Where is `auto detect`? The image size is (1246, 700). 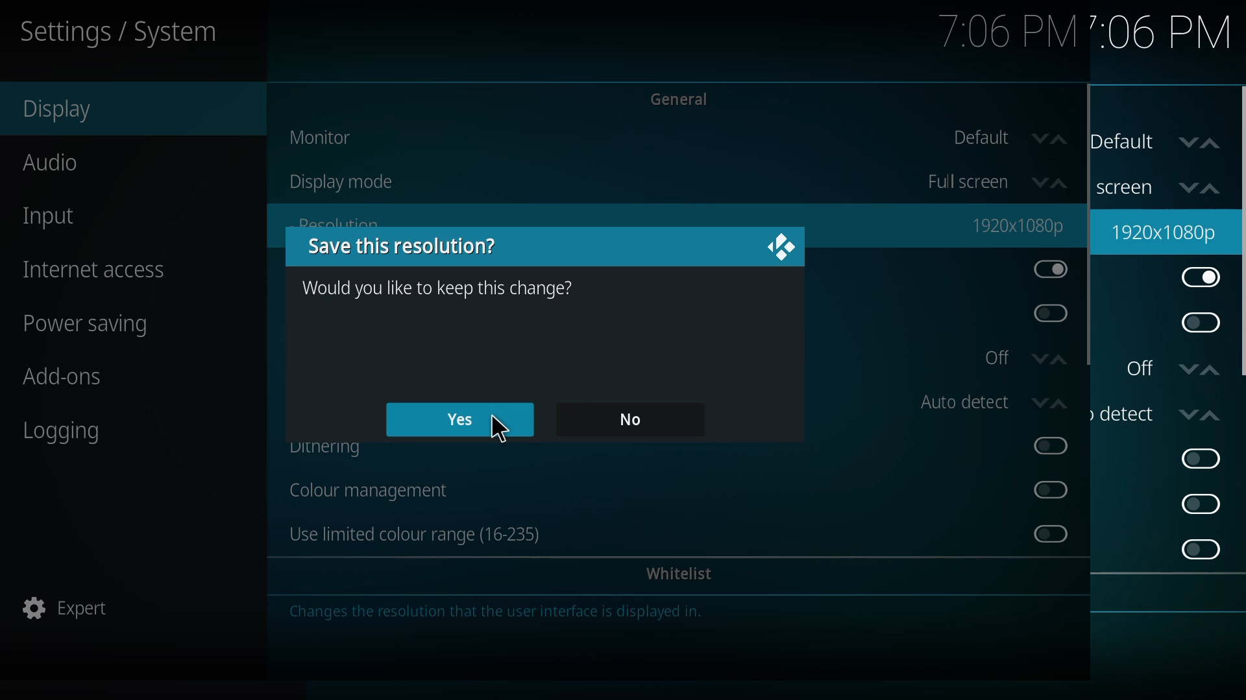
auto detect is located at coordinates (983, 411).